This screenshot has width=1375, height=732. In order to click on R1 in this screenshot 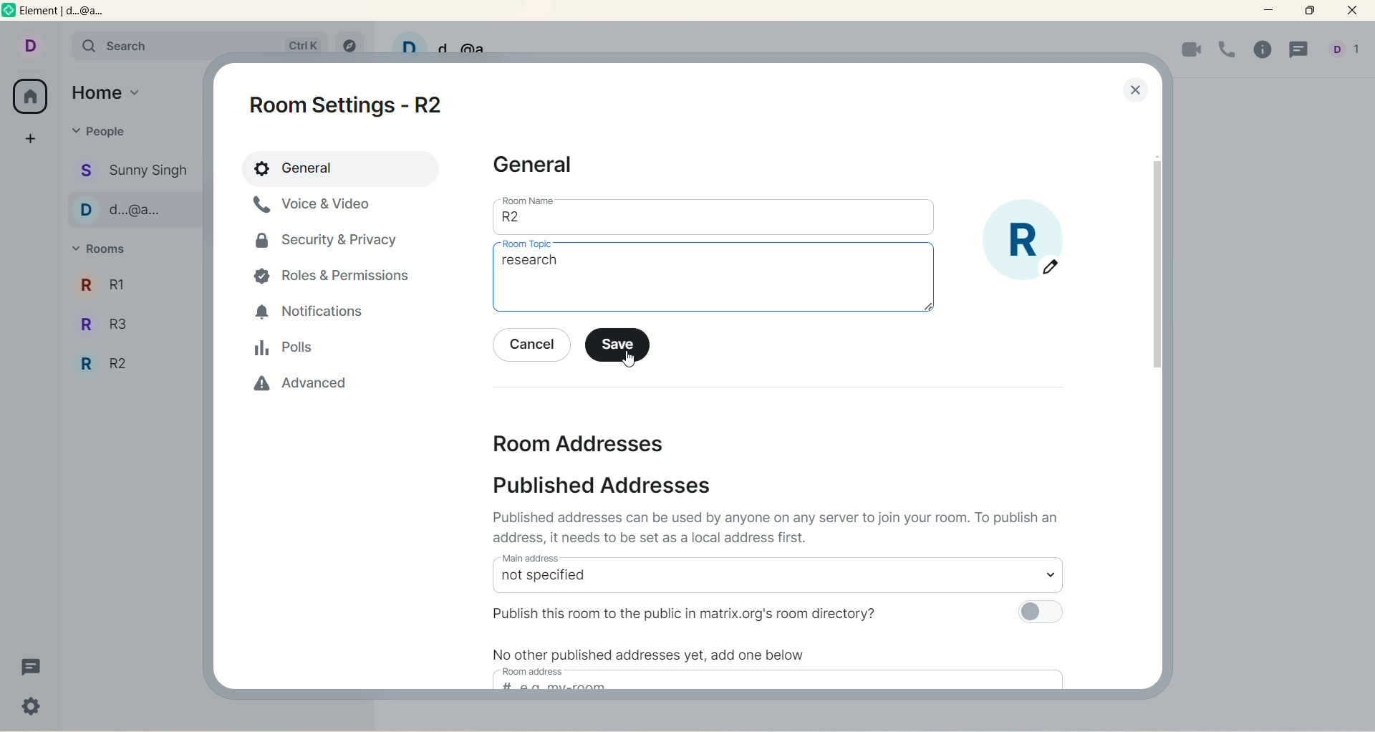, I will do `click(132, 283)`.